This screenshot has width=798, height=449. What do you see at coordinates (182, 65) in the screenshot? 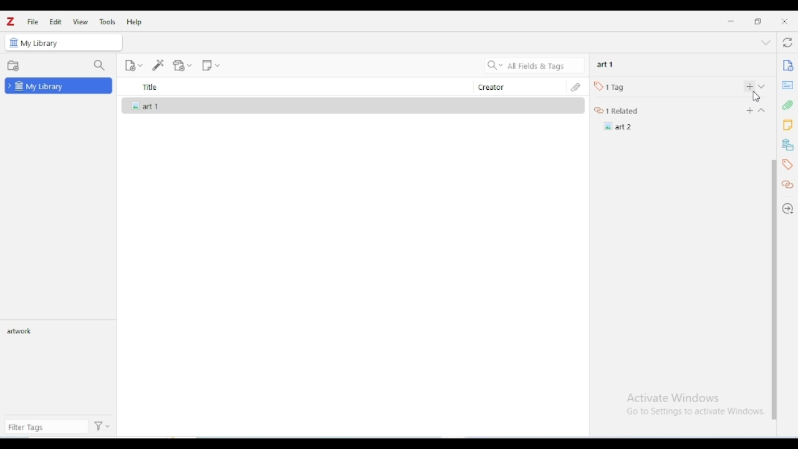
I see `add attachment` at bounding box center [182, 65].